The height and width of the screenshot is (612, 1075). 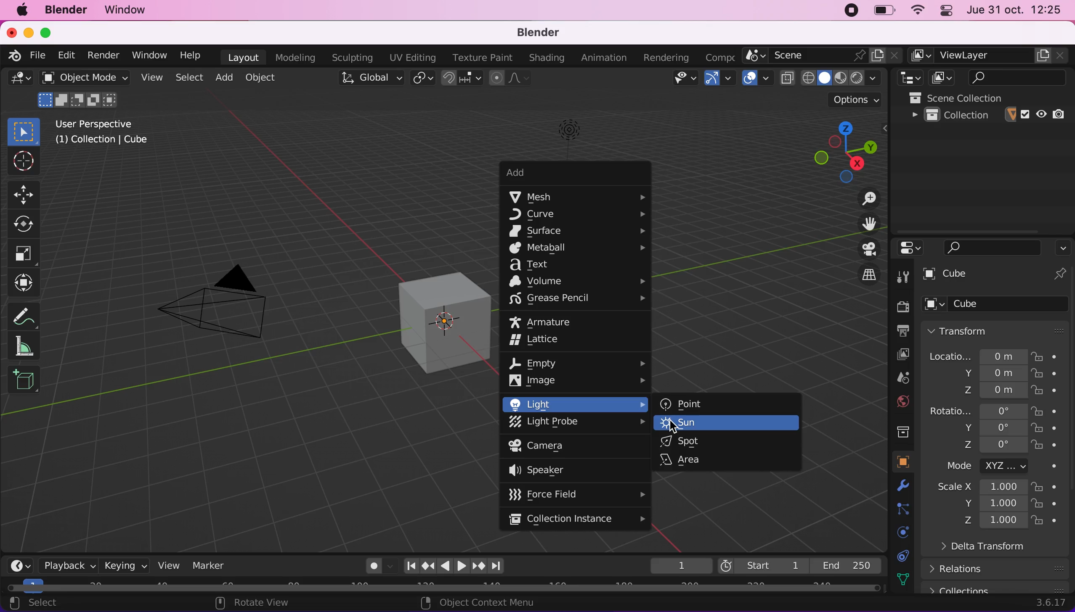 I want to click on mesh, so click(x=579, y=196).